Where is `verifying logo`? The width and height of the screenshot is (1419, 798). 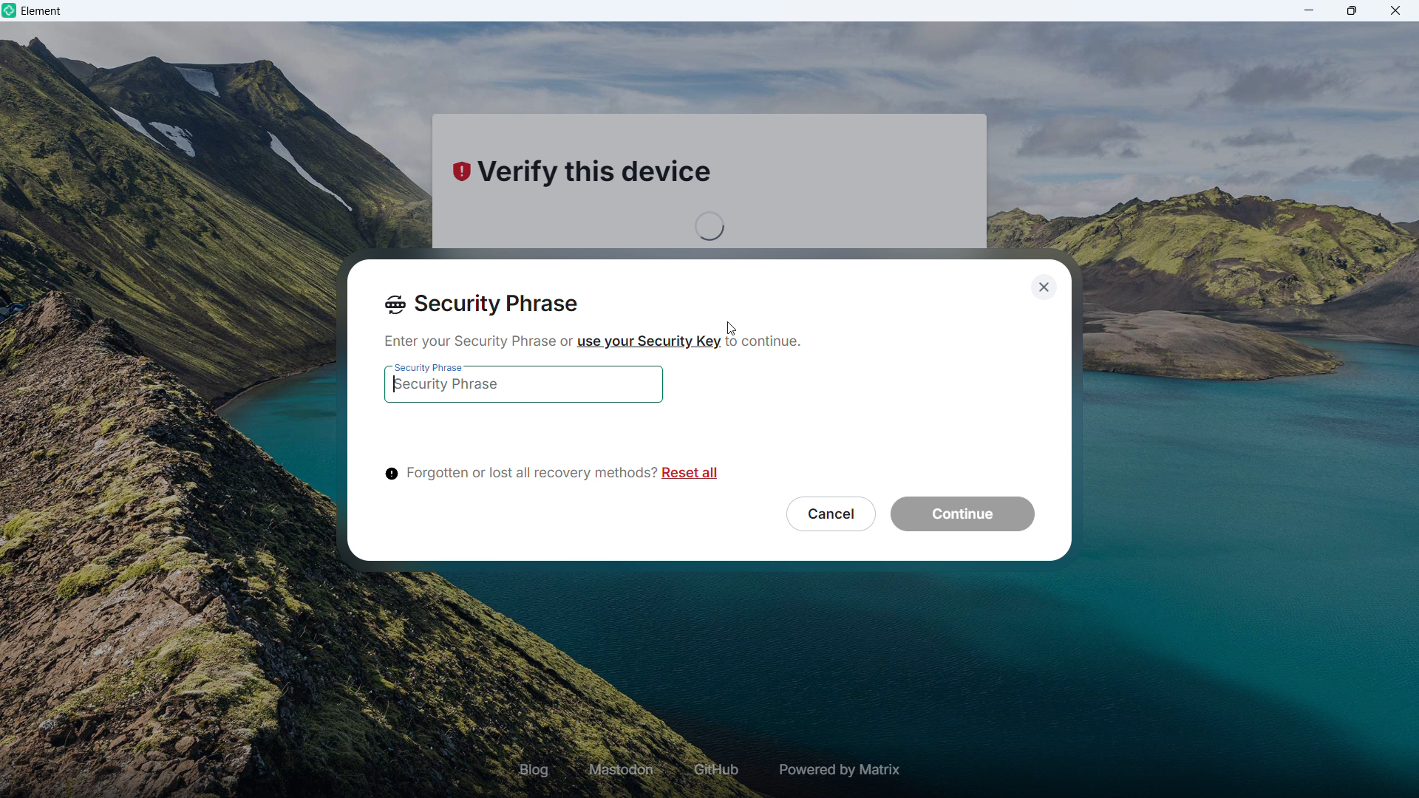
verifying logo is located at coordinates (458, 174).